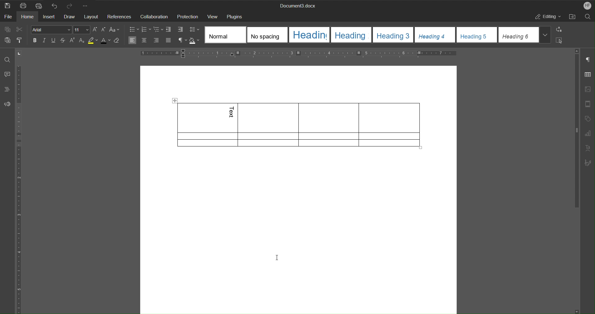 The image size is (595, 314). Describe the element at coordinates (52, 30) in the screenshot. I see `Font Style` at that location.